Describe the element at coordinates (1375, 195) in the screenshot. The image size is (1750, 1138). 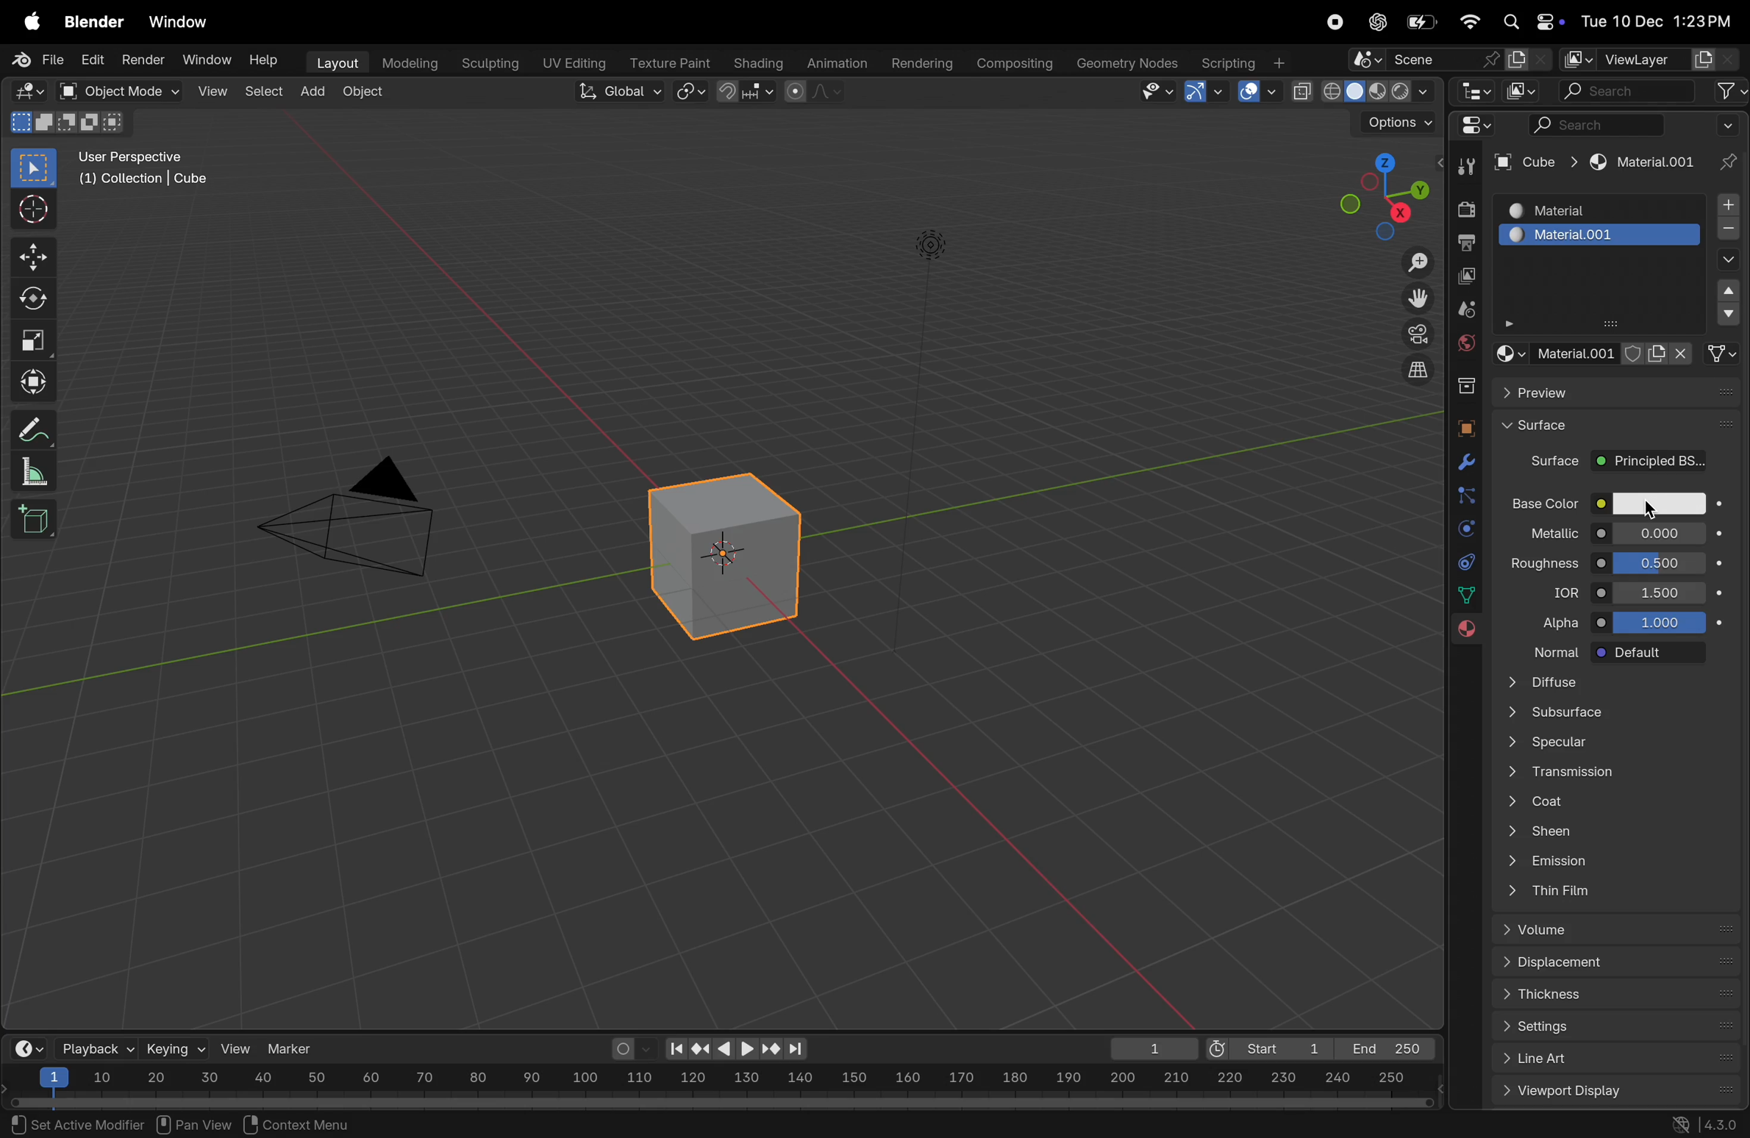
I see `view point` at that location.